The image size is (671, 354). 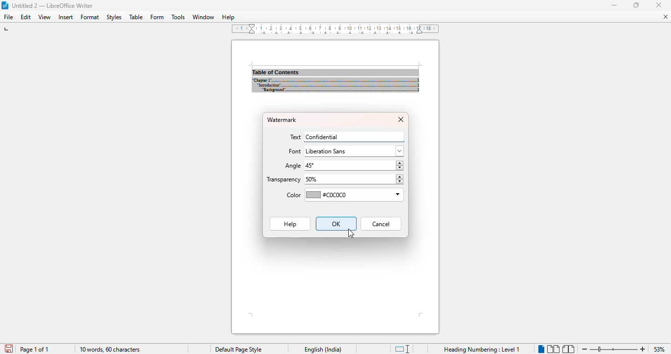 I want to click on OK, so click(x=336, y=223).